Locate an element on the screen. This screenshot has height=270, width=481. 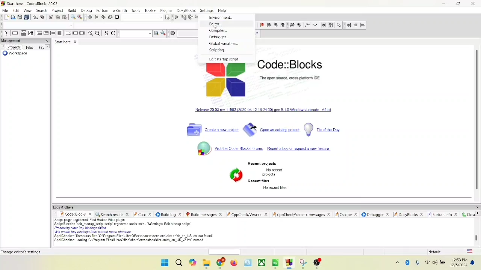
logs and others is located at coordinates (66, 207).